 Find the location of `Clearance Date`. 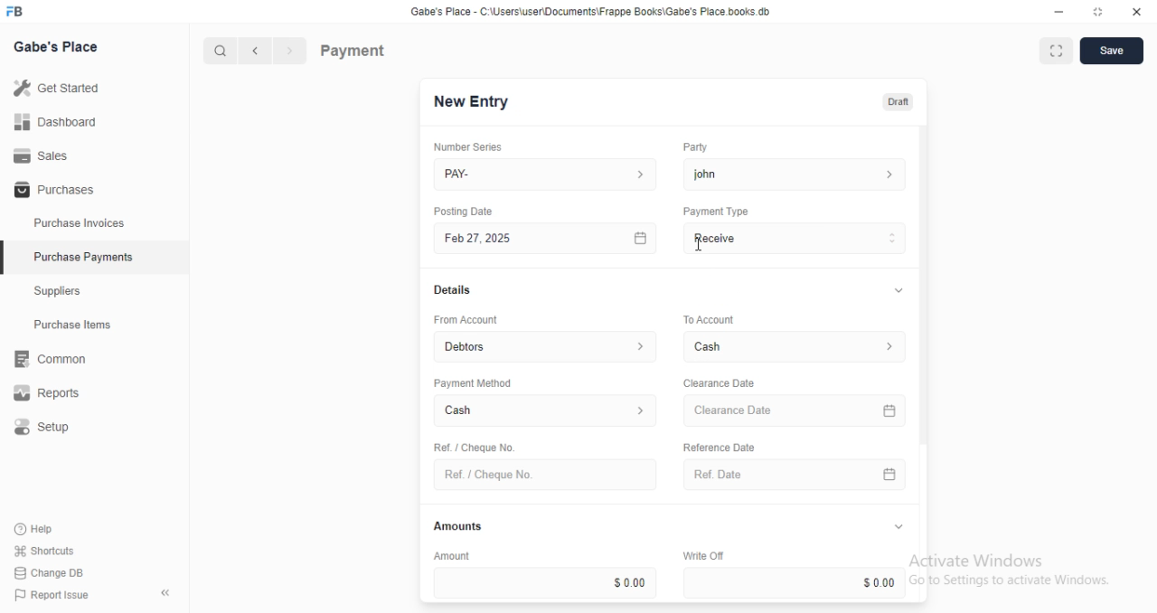

Clearance Date is located at coordinates (718, 383).